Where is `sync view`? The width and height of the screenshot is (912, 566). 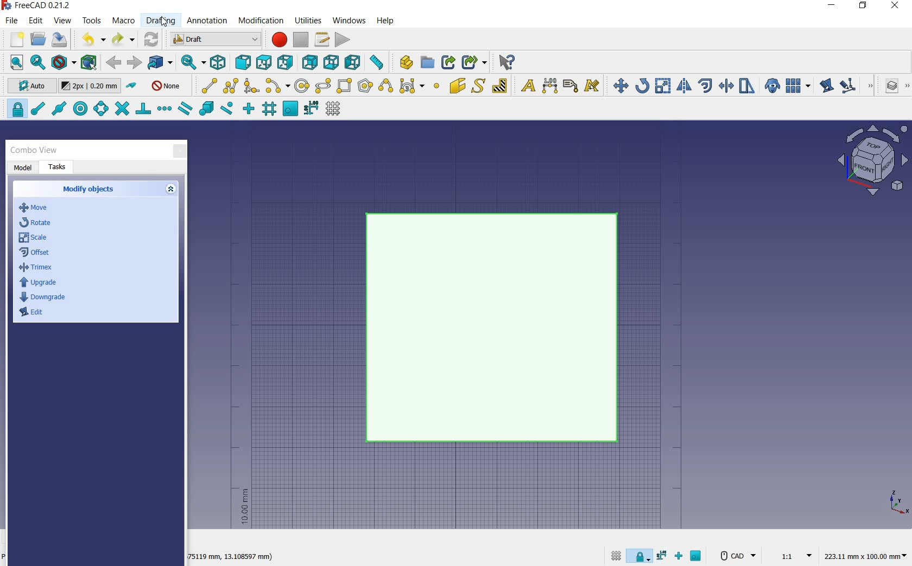 sync view is located at coordinates (191, 63).